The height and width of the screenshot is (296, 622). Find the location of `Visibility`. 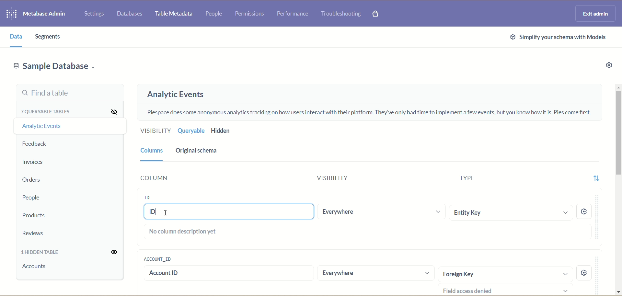

Visibility is located at coordinates (153, 131).